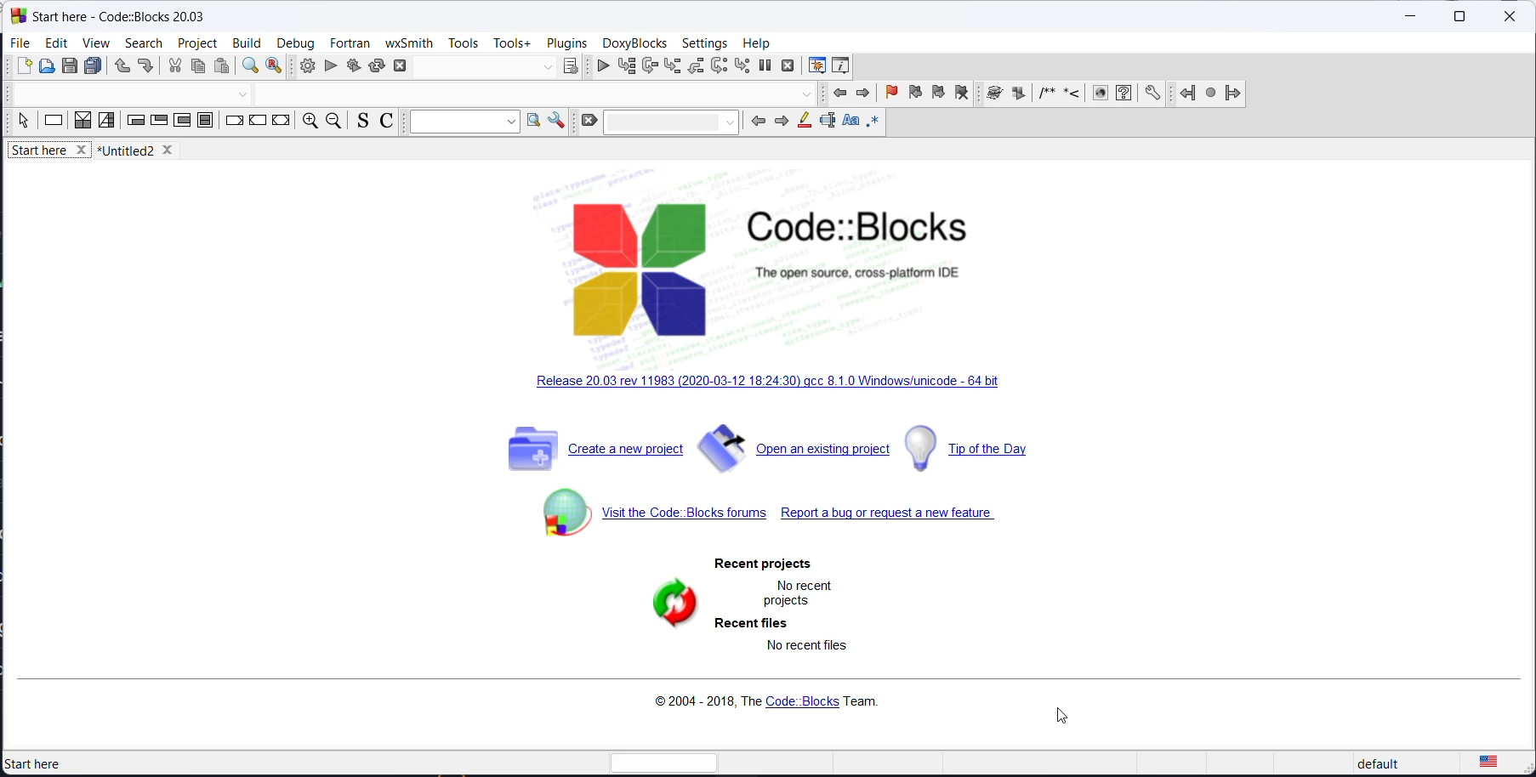 Image resolution: width=1536 pixels, height=777 pixels. What do you see at coordinates (1064, 719) in the screenshot?
I see `cursor` at bounding box center [1064, 719].